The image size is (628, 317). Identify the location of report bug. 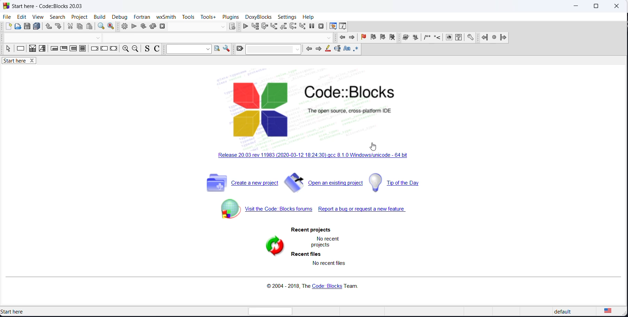
(374, 210).